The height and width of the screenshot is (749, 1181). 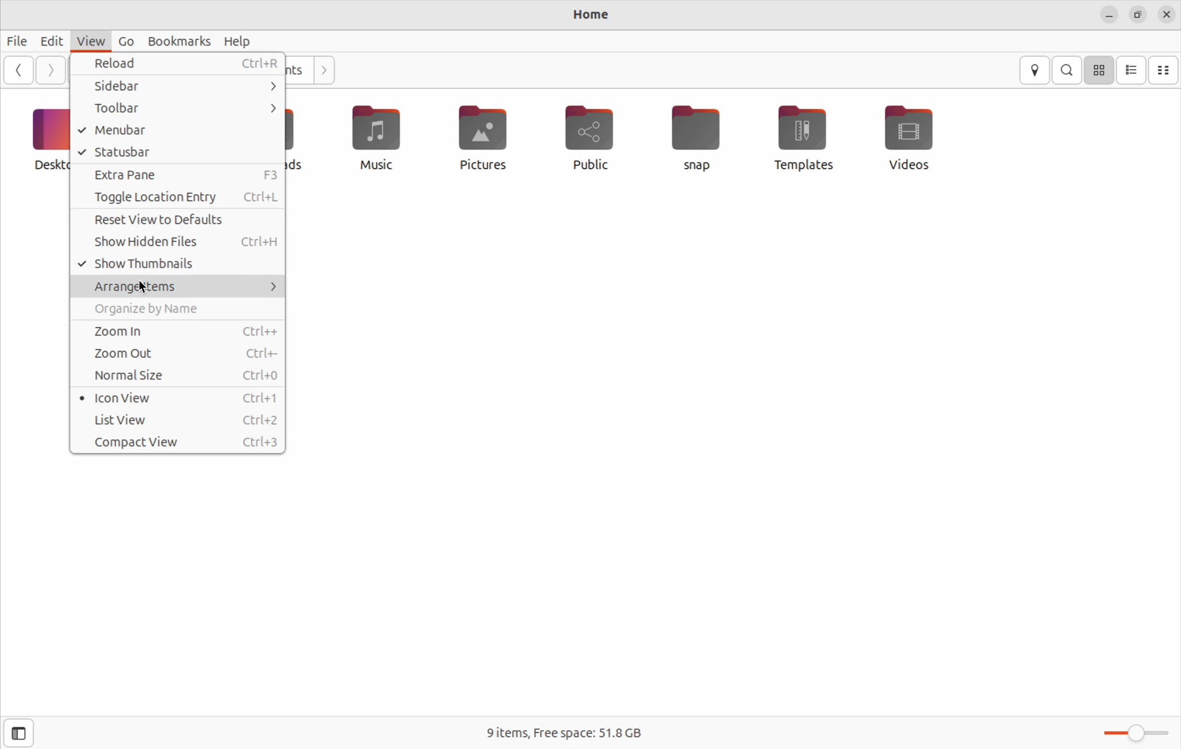 What do you see at coordinates (486, 136) in the screenshot?
I see `pictures` at bounding box center [486, 136].